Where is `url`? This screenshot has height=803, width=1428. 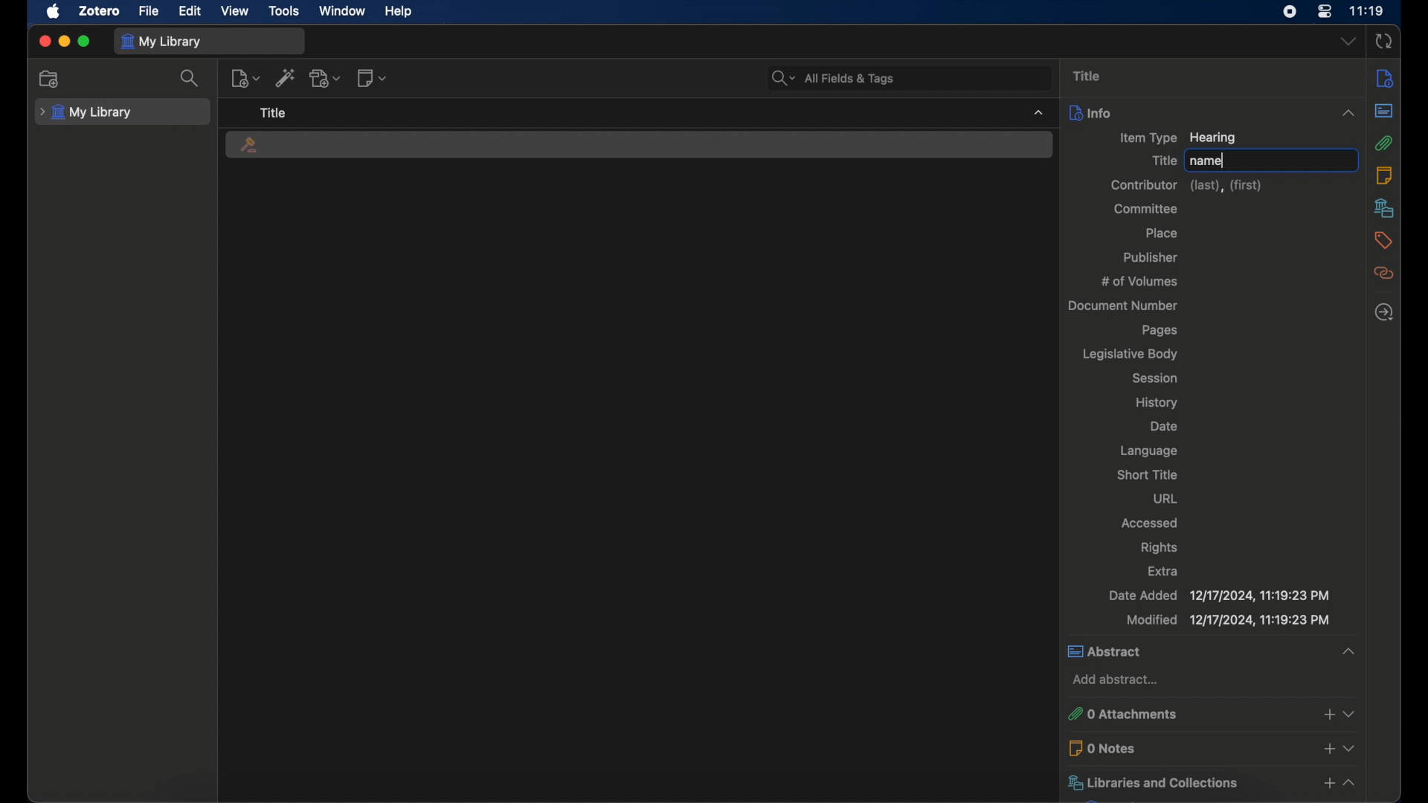 url is located at coordinates (1165, 499).